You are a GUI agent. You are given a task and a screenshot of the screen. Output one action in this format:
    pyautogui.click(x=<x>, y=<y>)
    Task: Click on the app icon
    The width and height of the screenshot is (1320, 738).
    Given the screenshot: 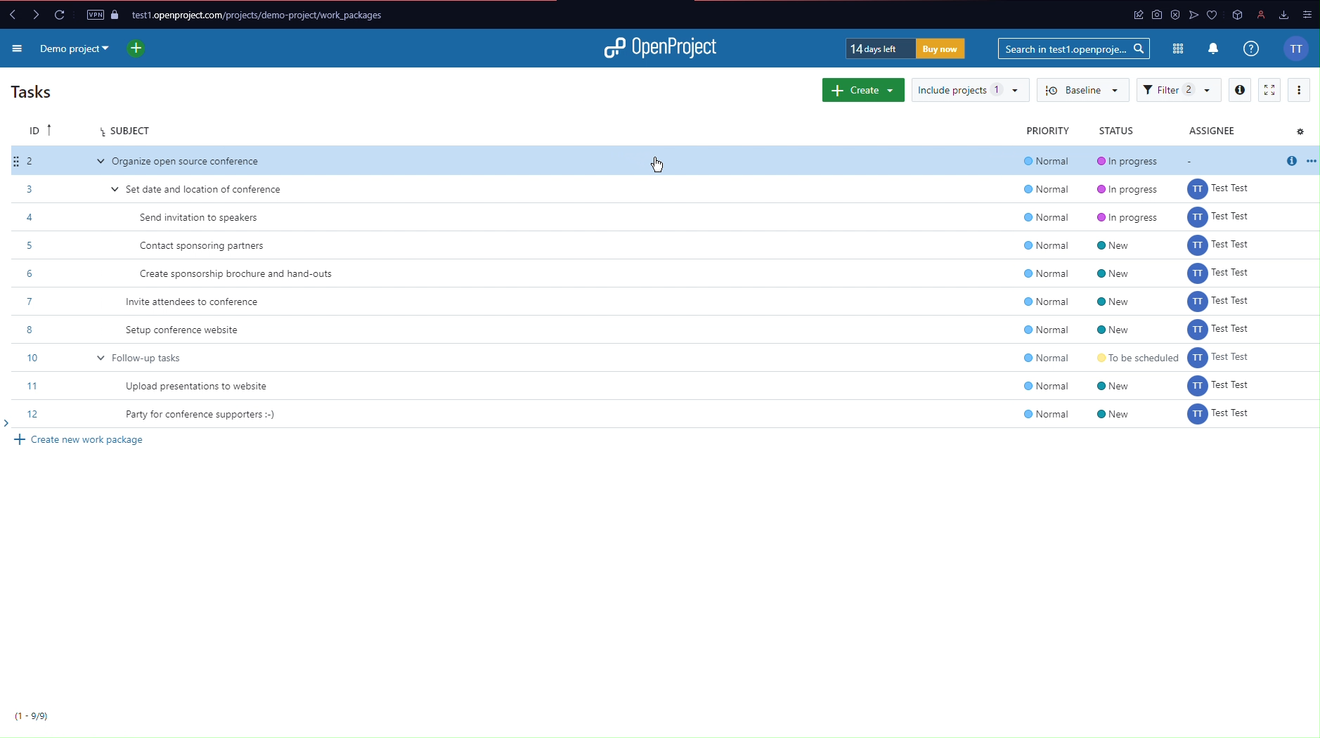 What is the action you would take?
    pyautogui.click(x=1190, y=15)
    